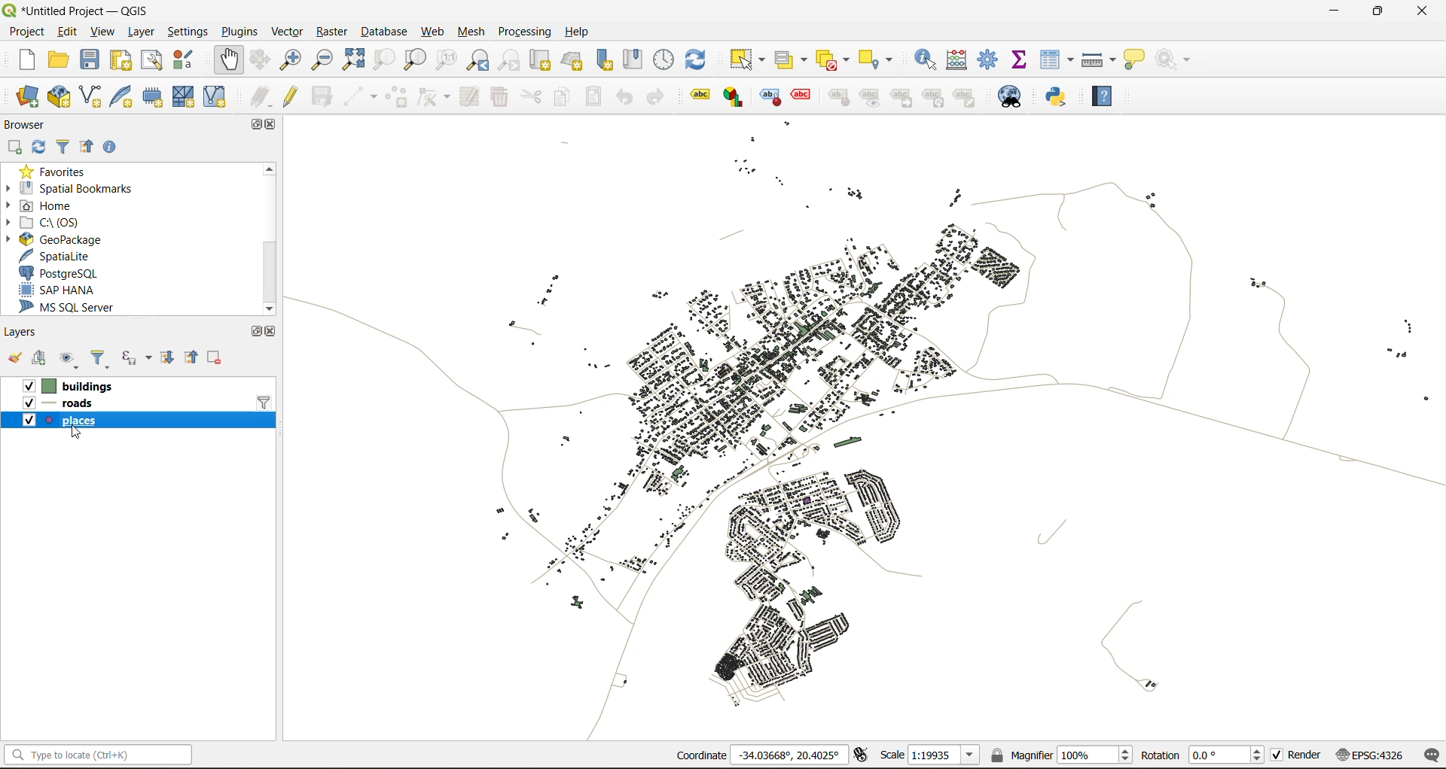 This screenshot has height=769, width=1446. What do you see at coordinates (565, 99) in the screenshot?
I see `copy` at bounding box center [565, 99].